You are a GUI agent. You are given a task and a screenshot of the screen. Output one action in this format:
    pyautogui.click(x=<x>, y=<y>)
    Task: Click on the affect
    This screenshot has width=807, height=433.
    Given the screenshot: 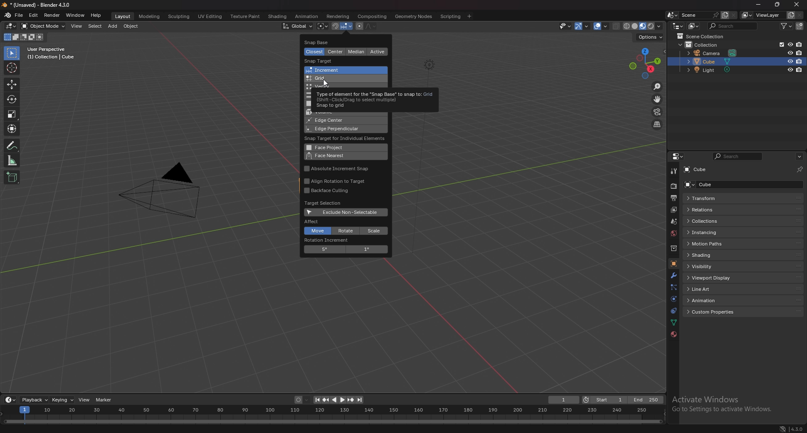 What is the action you would take?
    pyautogui.click(x=314, y=221)
    